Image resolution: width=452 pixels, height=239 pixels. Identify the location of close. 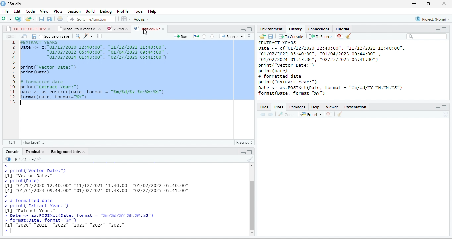
(50, 29).